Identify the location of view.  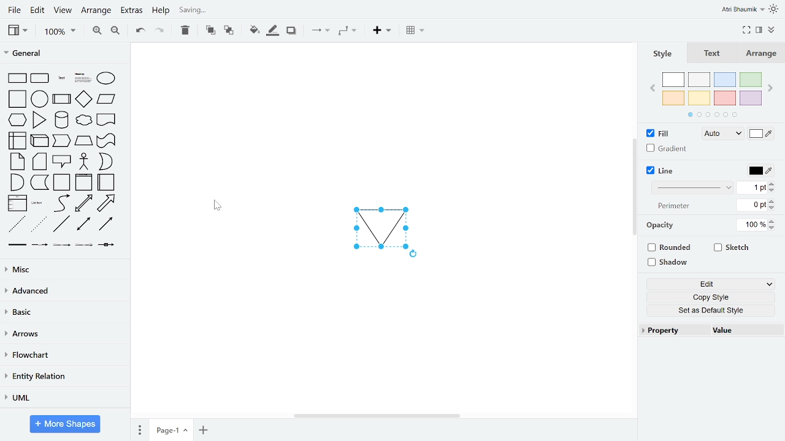
(17, 30).